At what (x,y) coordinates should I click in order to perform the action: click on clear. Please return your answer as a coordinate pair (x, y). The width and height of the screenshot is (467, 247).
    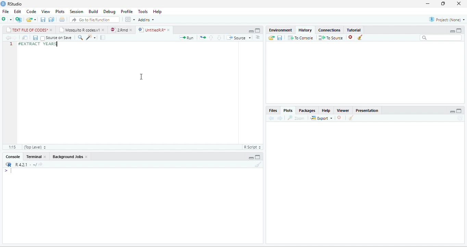
    Looking at the image, I should click on (360, 37).